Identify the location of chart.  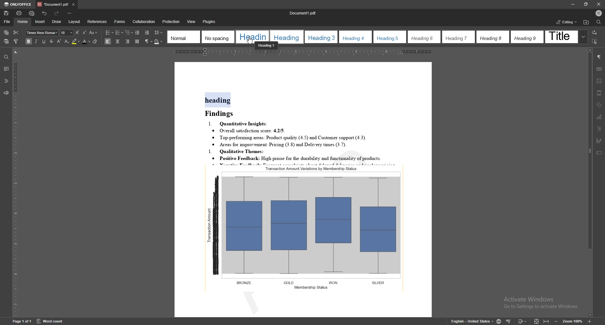
(599, 117).